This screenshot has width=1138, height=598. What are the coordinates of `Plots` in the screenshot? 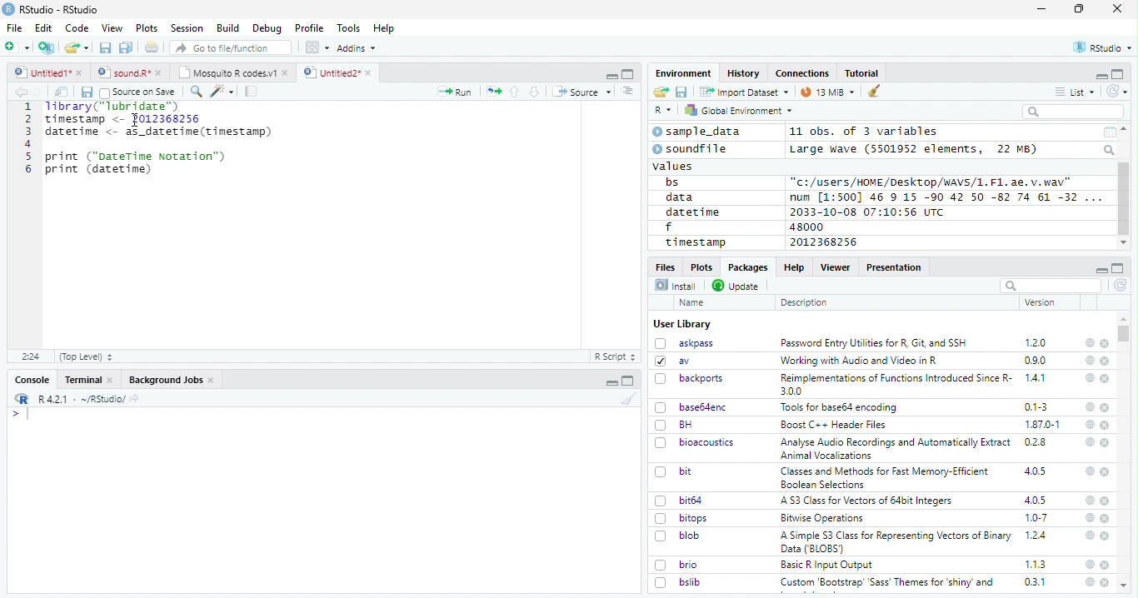 It's located at (147, 28).